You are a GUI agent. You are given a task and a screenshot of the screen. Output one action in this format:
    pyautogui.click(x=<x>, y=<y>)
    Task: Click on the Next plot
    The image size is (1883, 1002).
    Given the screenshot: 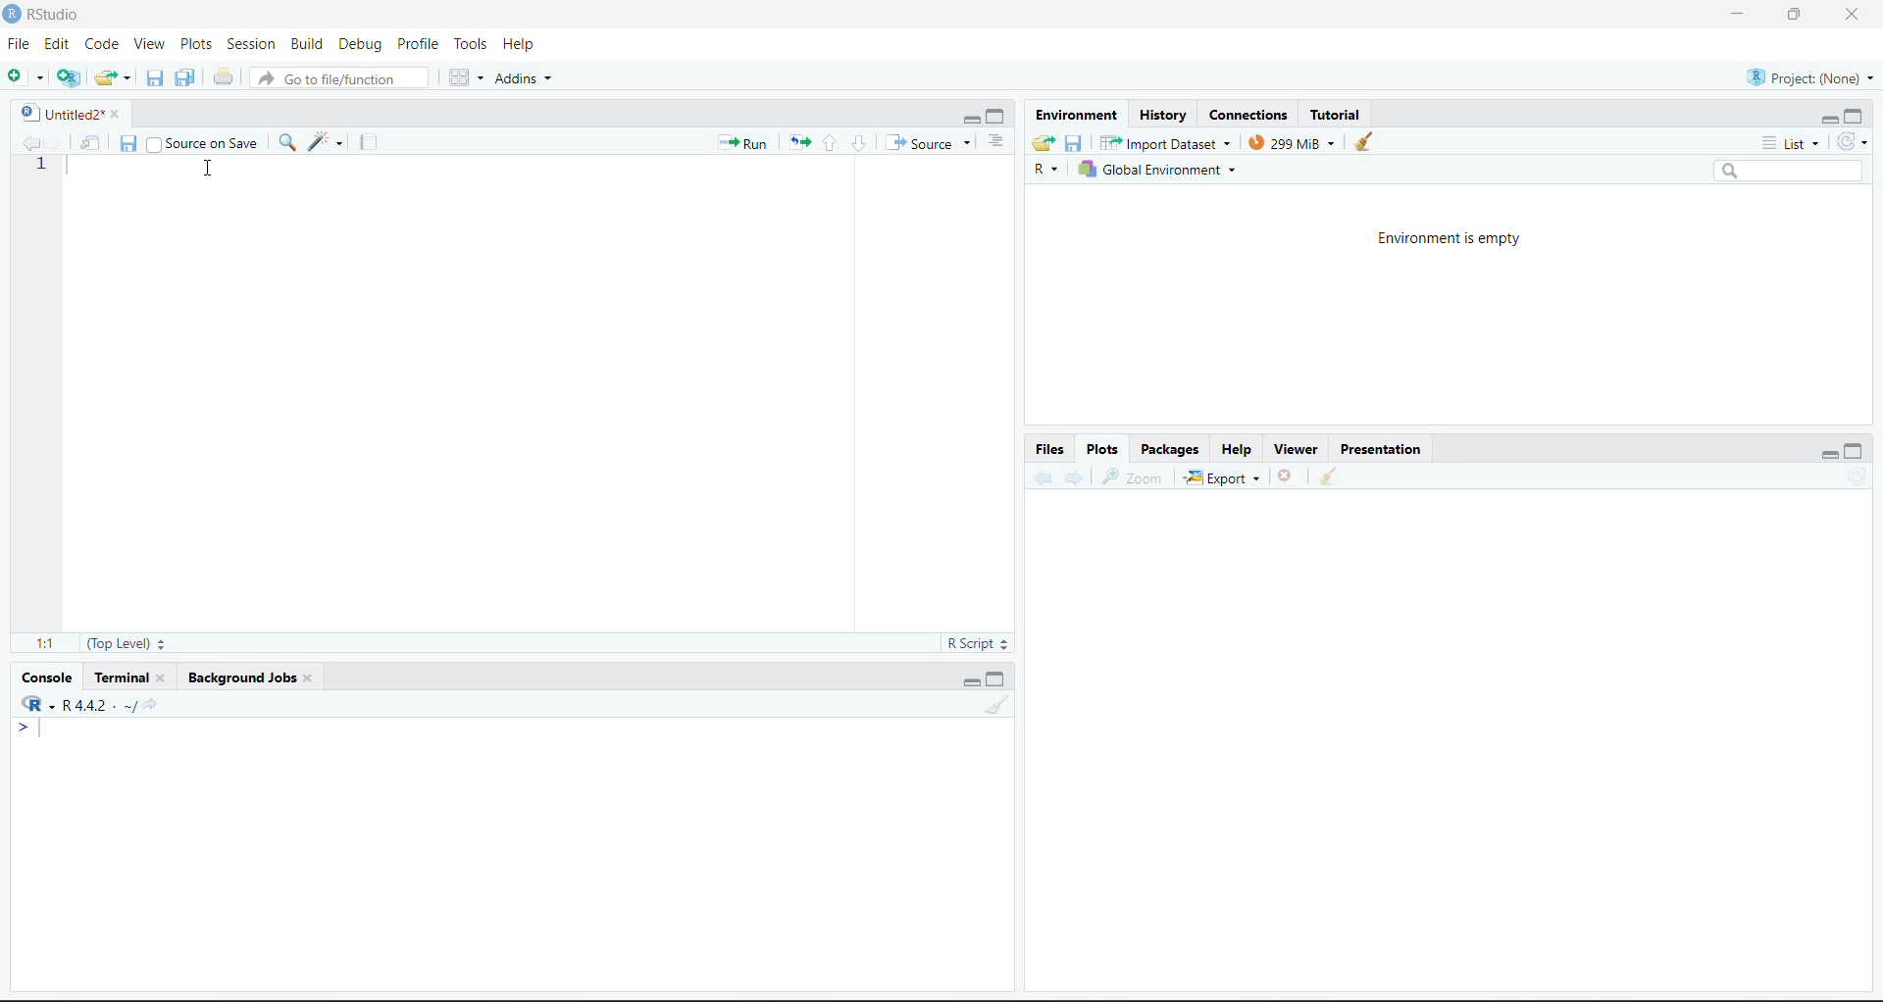 What is the action you would take?
    pyautogui.click(x=1077, y=476)
    